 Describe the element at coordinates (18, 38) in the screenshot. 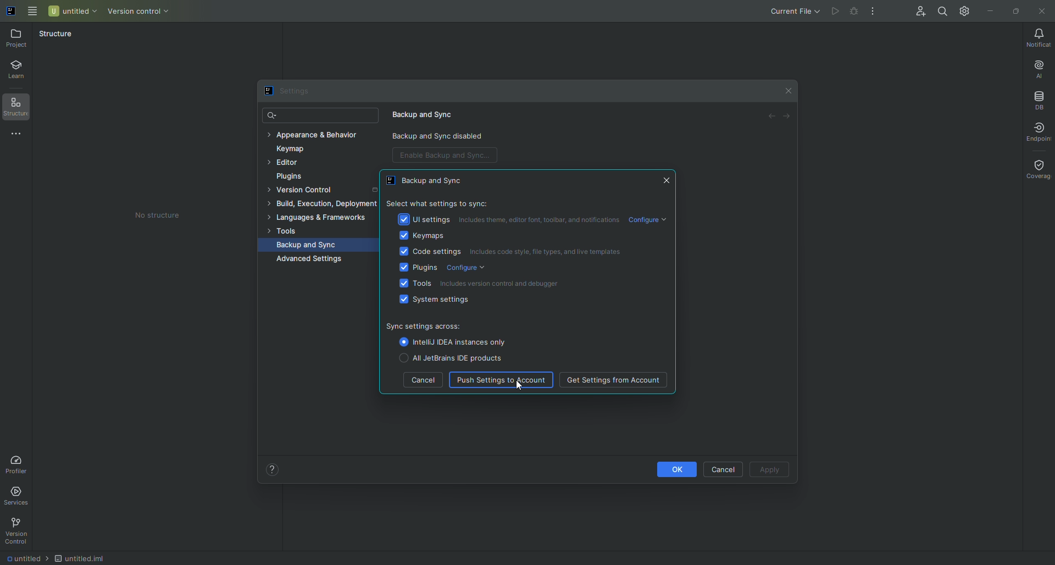

I see `Project` at that location.